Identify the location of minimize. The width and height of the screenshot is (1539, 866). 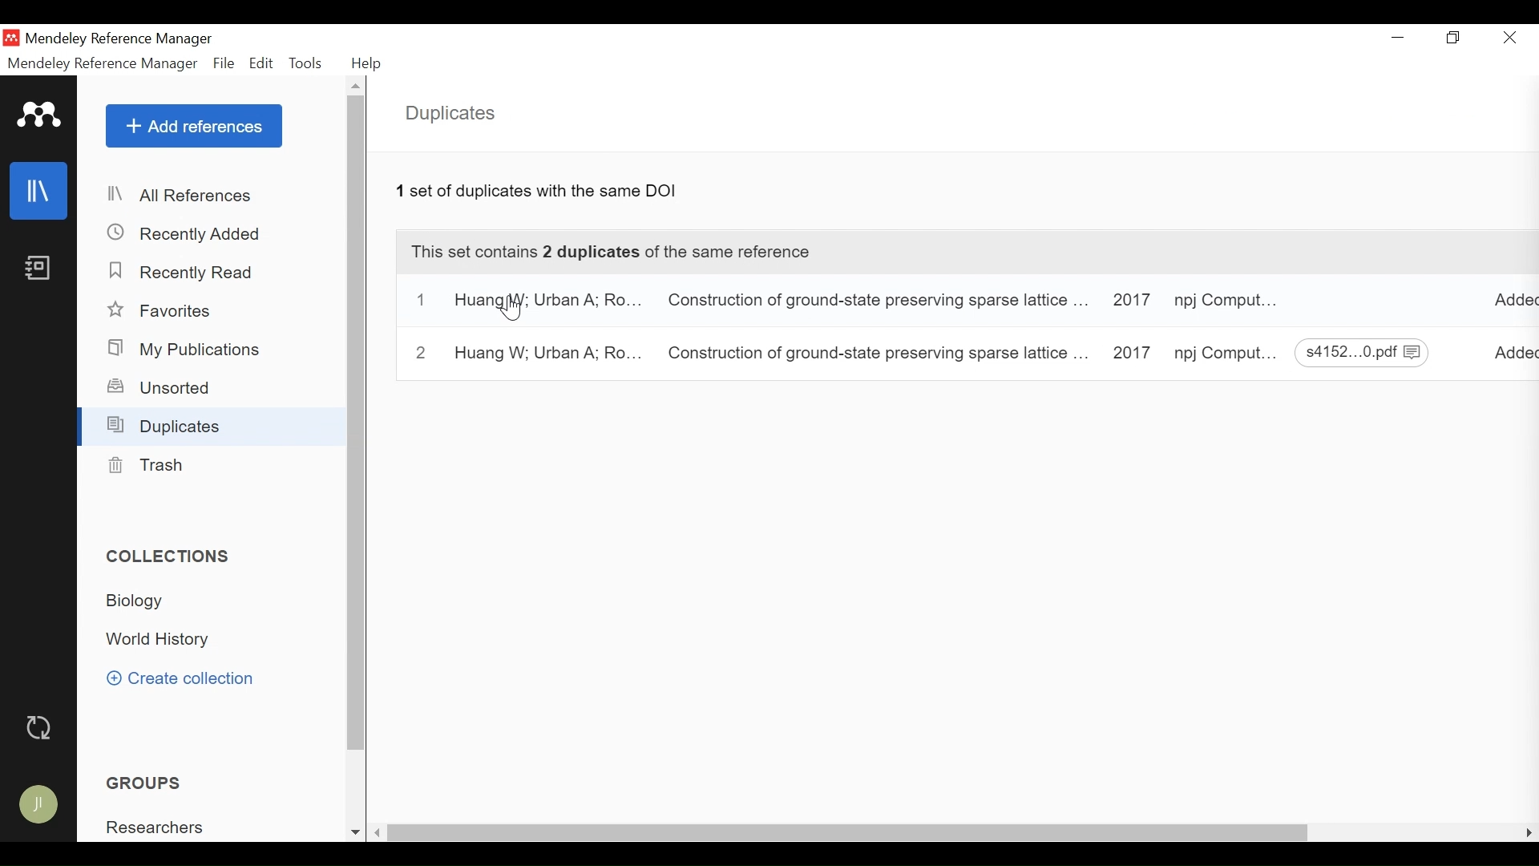
(1399, 38).